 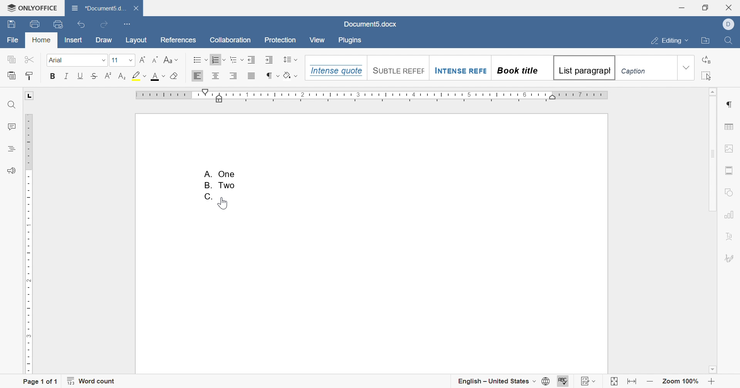 What do you see at coordinates (705, 7) in the screenshot?
I see `restore down` at bounding box center [705, 7].